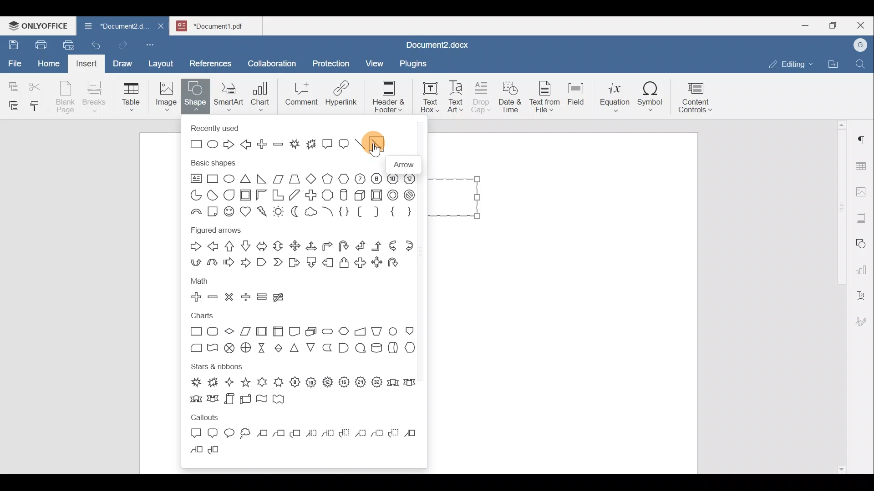  What do you see at coordinates (299, 96) in the screenshot?
I see `Comment` at bounding box center [299, 96].